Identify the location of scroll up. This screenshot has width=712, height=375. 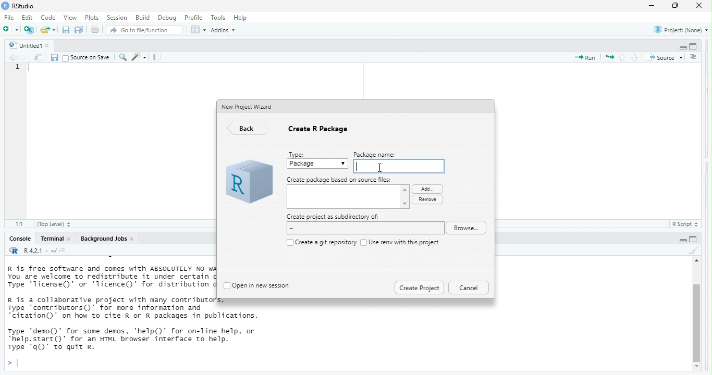
(695, 262).